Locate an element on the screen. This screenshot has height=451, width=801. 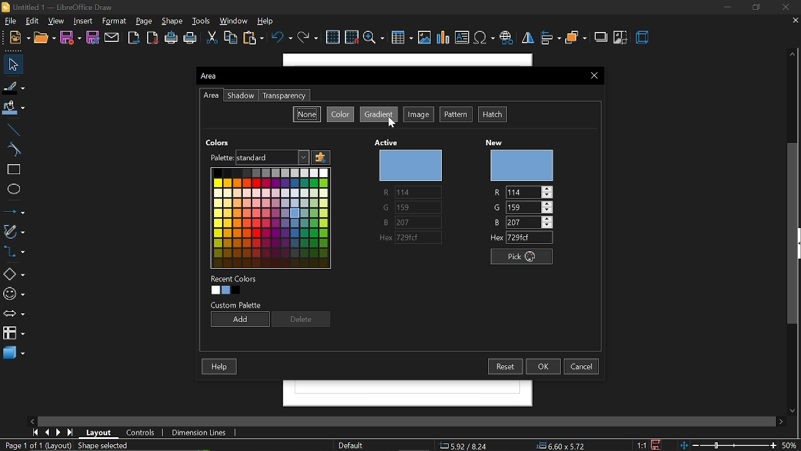
Pattern is located at coordinates (457, 115).